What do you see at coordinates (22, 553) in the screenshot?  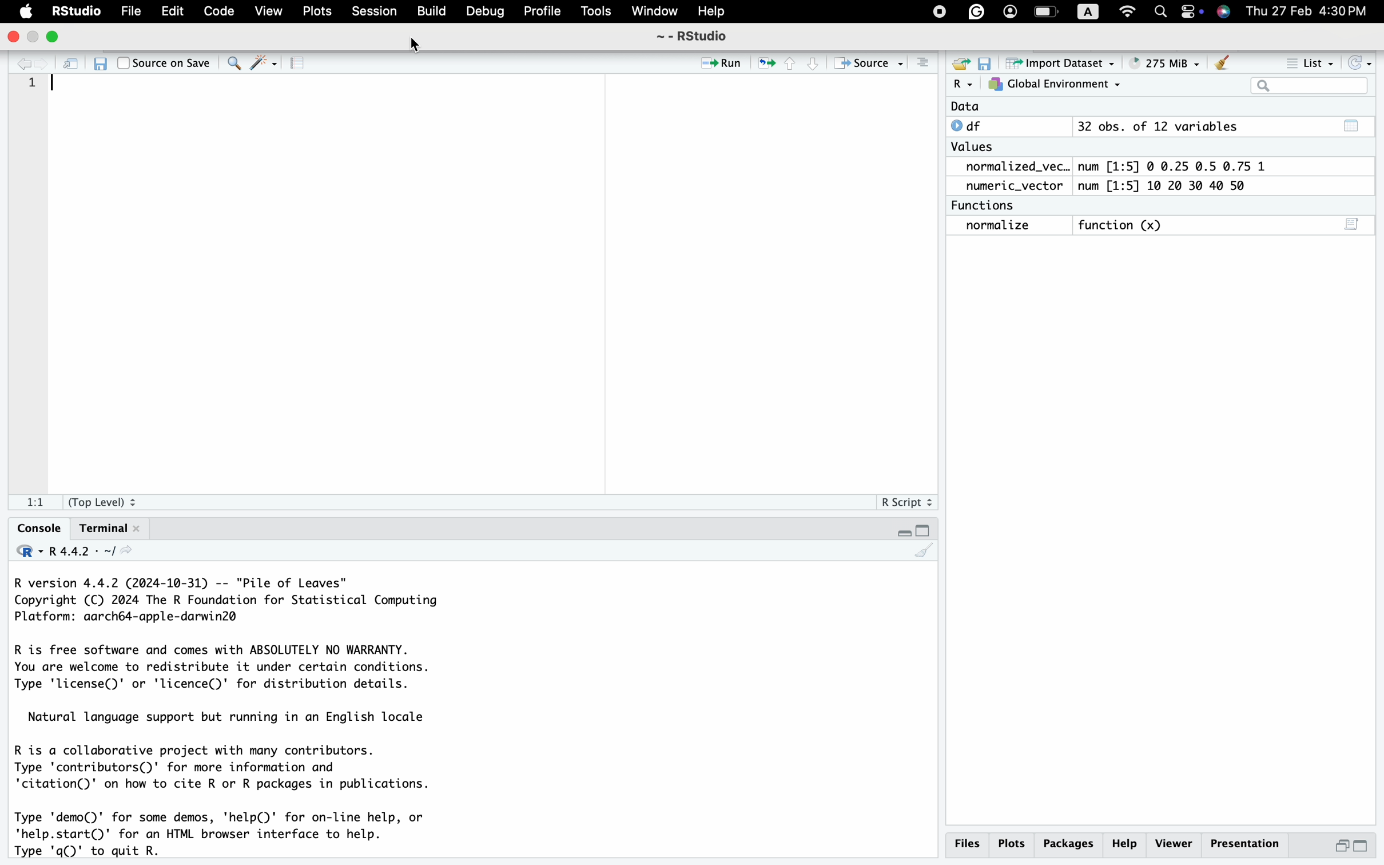 I see `select language` at bounding box center [22, 553].